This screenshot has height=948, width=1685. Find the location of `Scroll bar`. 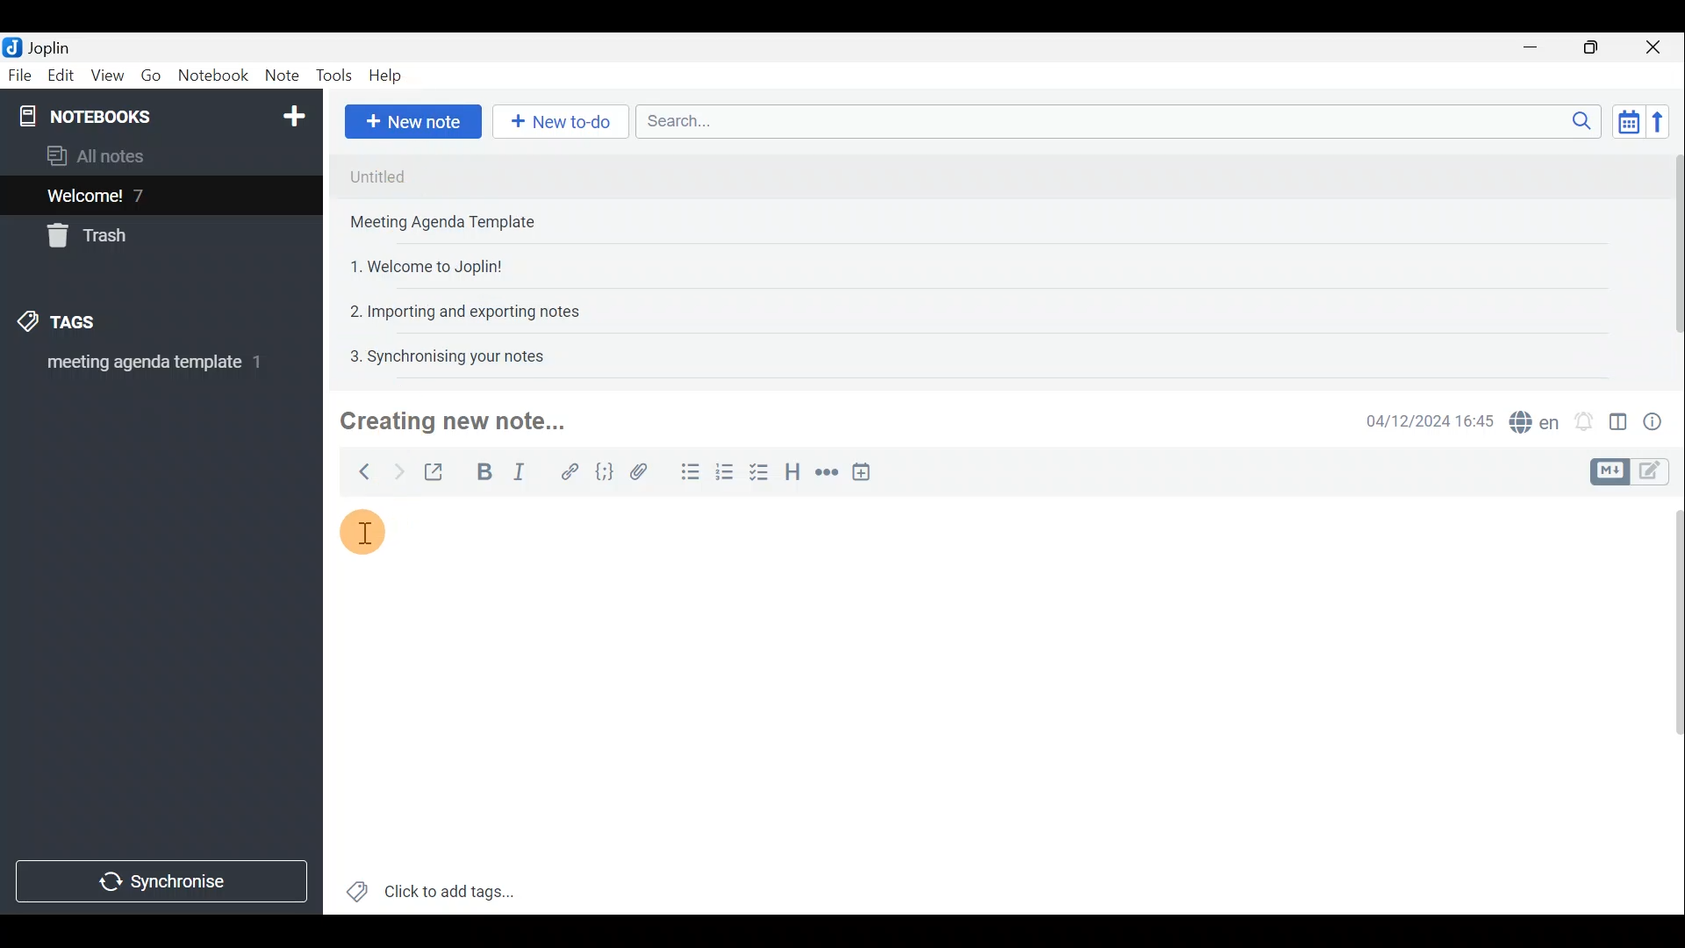

Scroll bar is located at coordinates (1668, 256).